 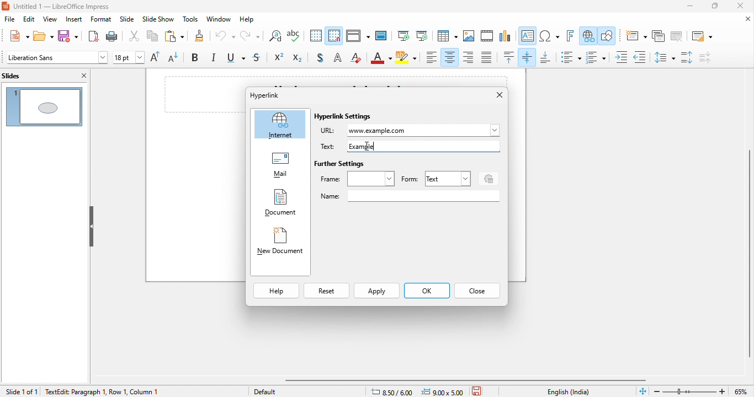 I want to click on events, so click(x=487, y=178).